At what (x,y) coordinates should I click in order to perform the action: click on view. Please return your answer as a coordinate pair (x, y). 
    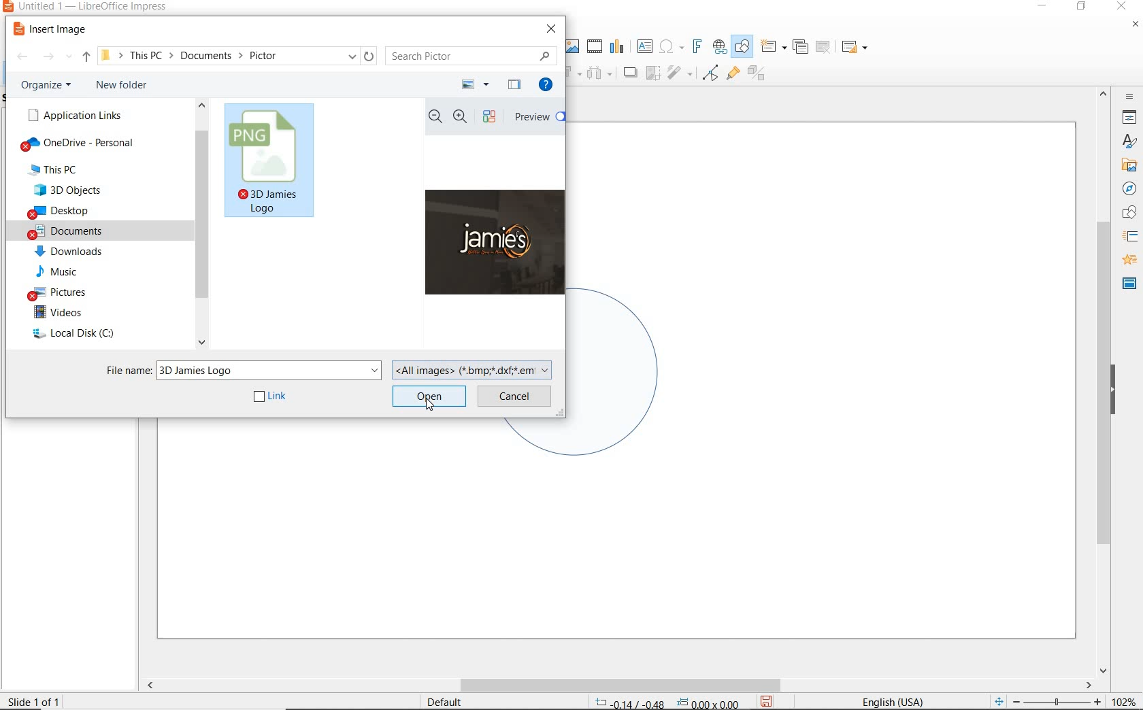
    Looking at the image, I should click on (492, 118).